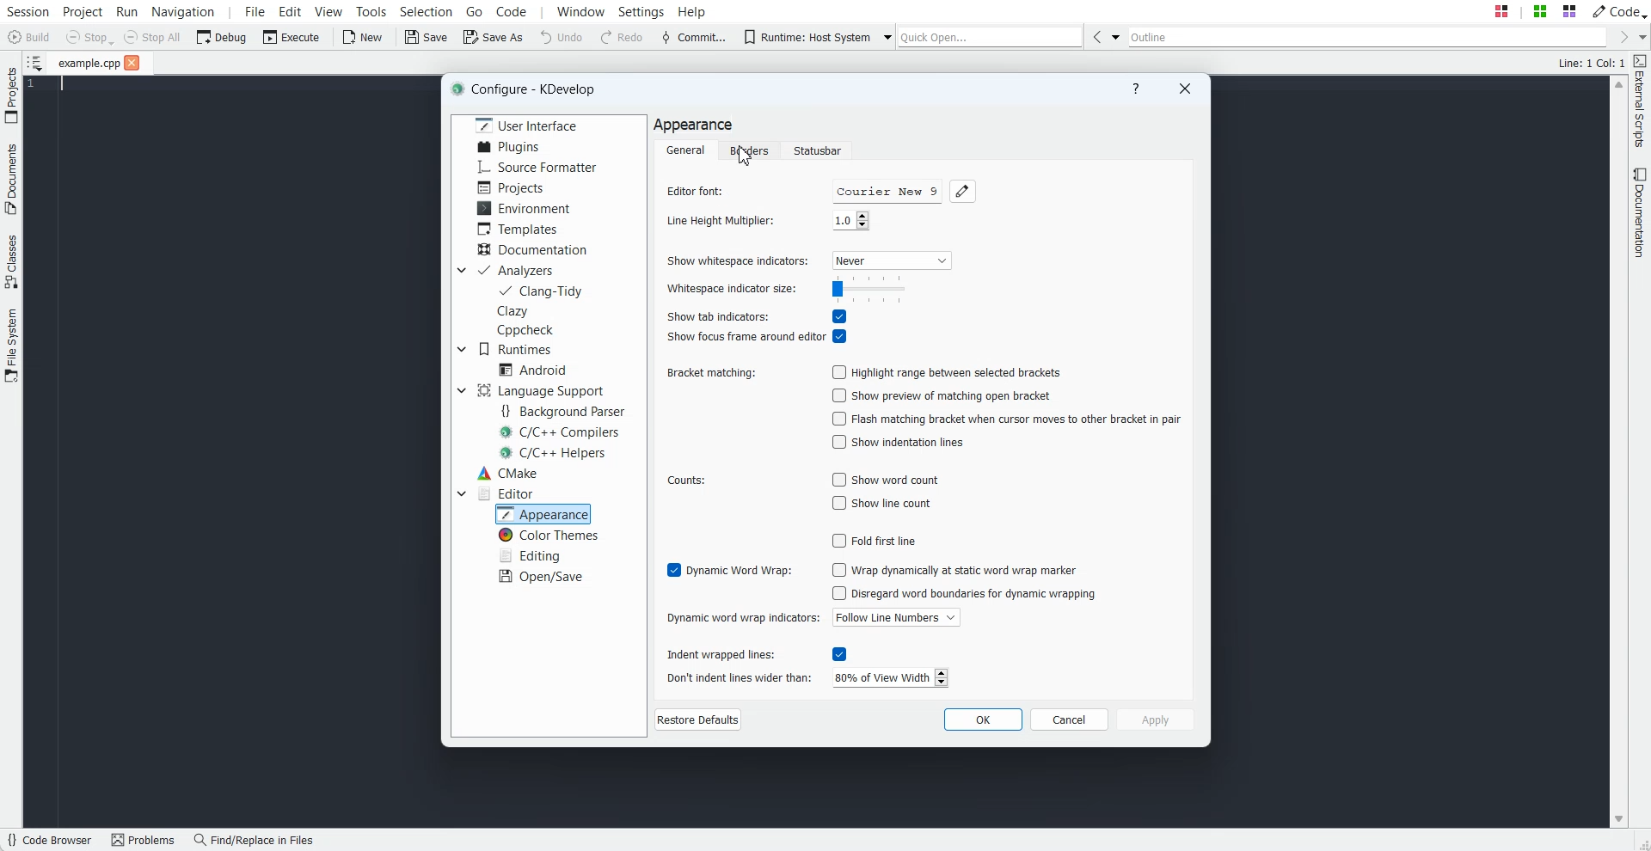  I want to click on Language Support, so click(540, 389).